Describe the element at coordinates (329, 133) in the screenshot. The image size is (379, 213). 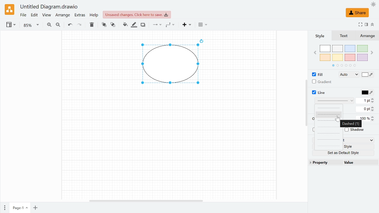
I see `dotted  1` at that location.